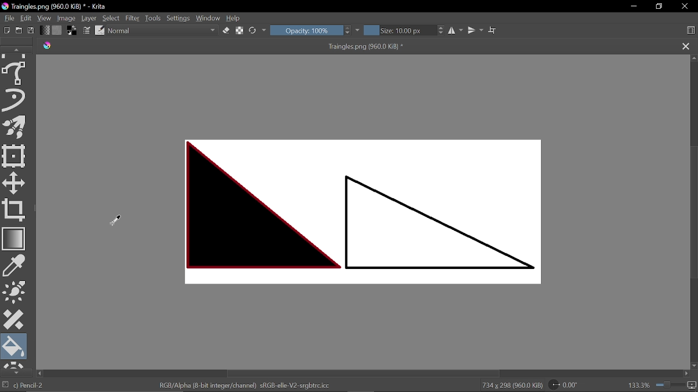  I want to click on Move left, so click(40, 373).